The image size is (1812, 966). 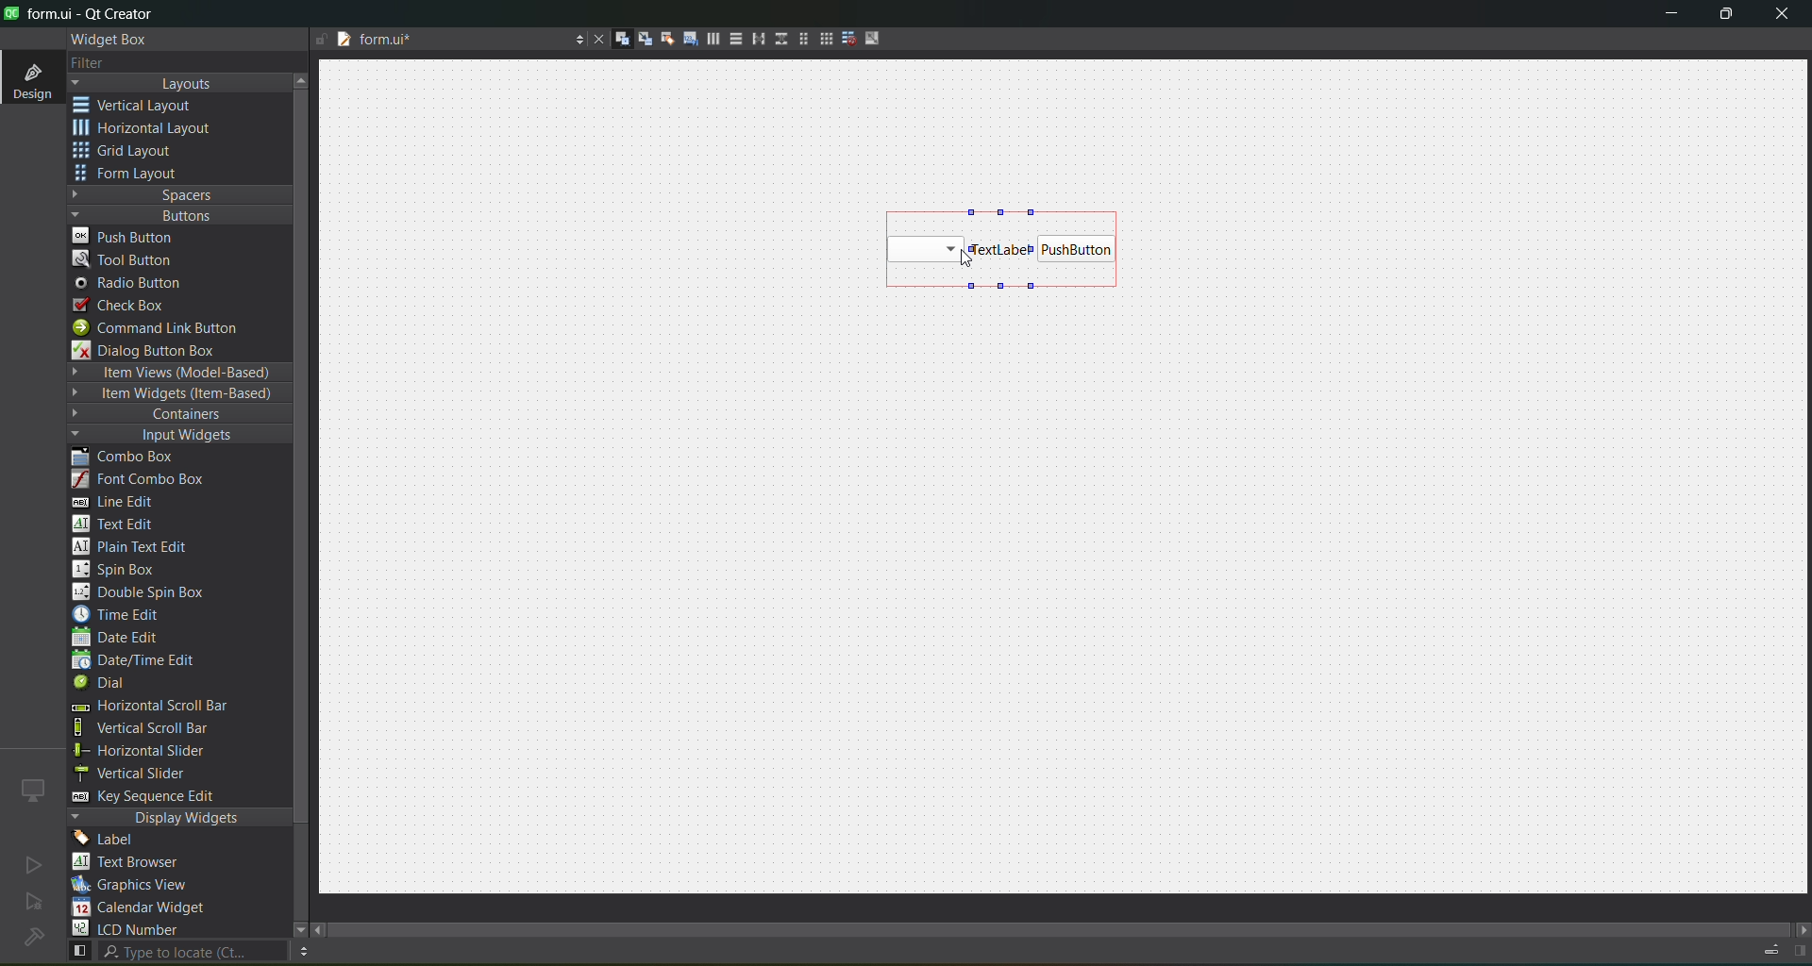 I want to click on no project loaded, so click(x=33, y=937).